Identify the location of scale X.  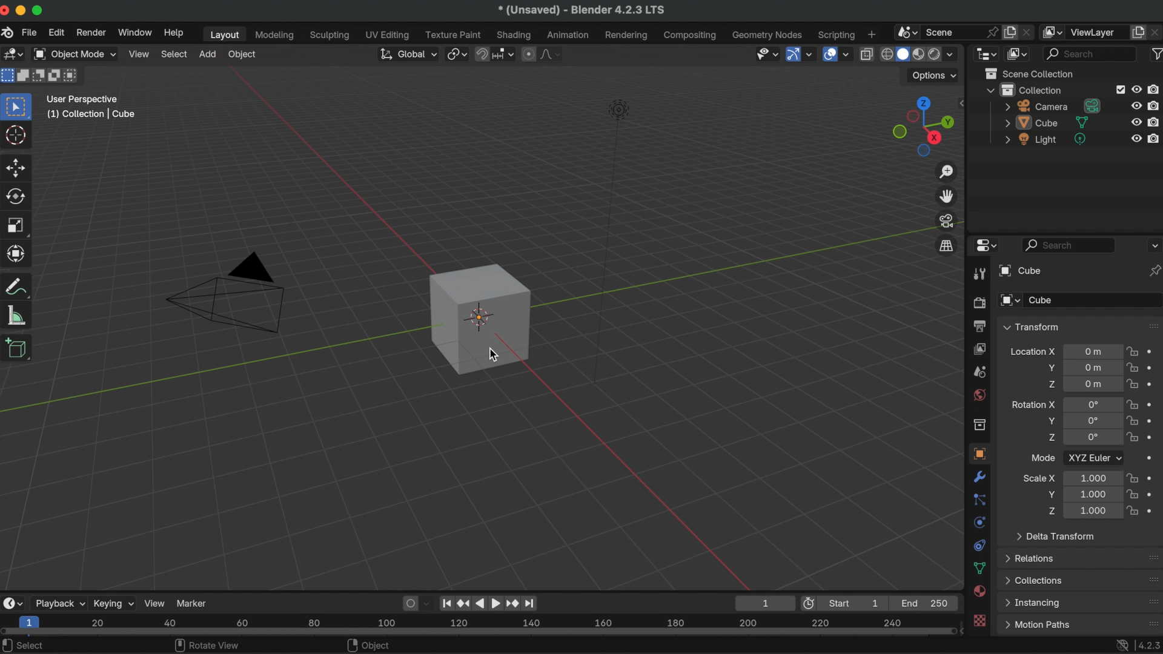
(1039, 478).